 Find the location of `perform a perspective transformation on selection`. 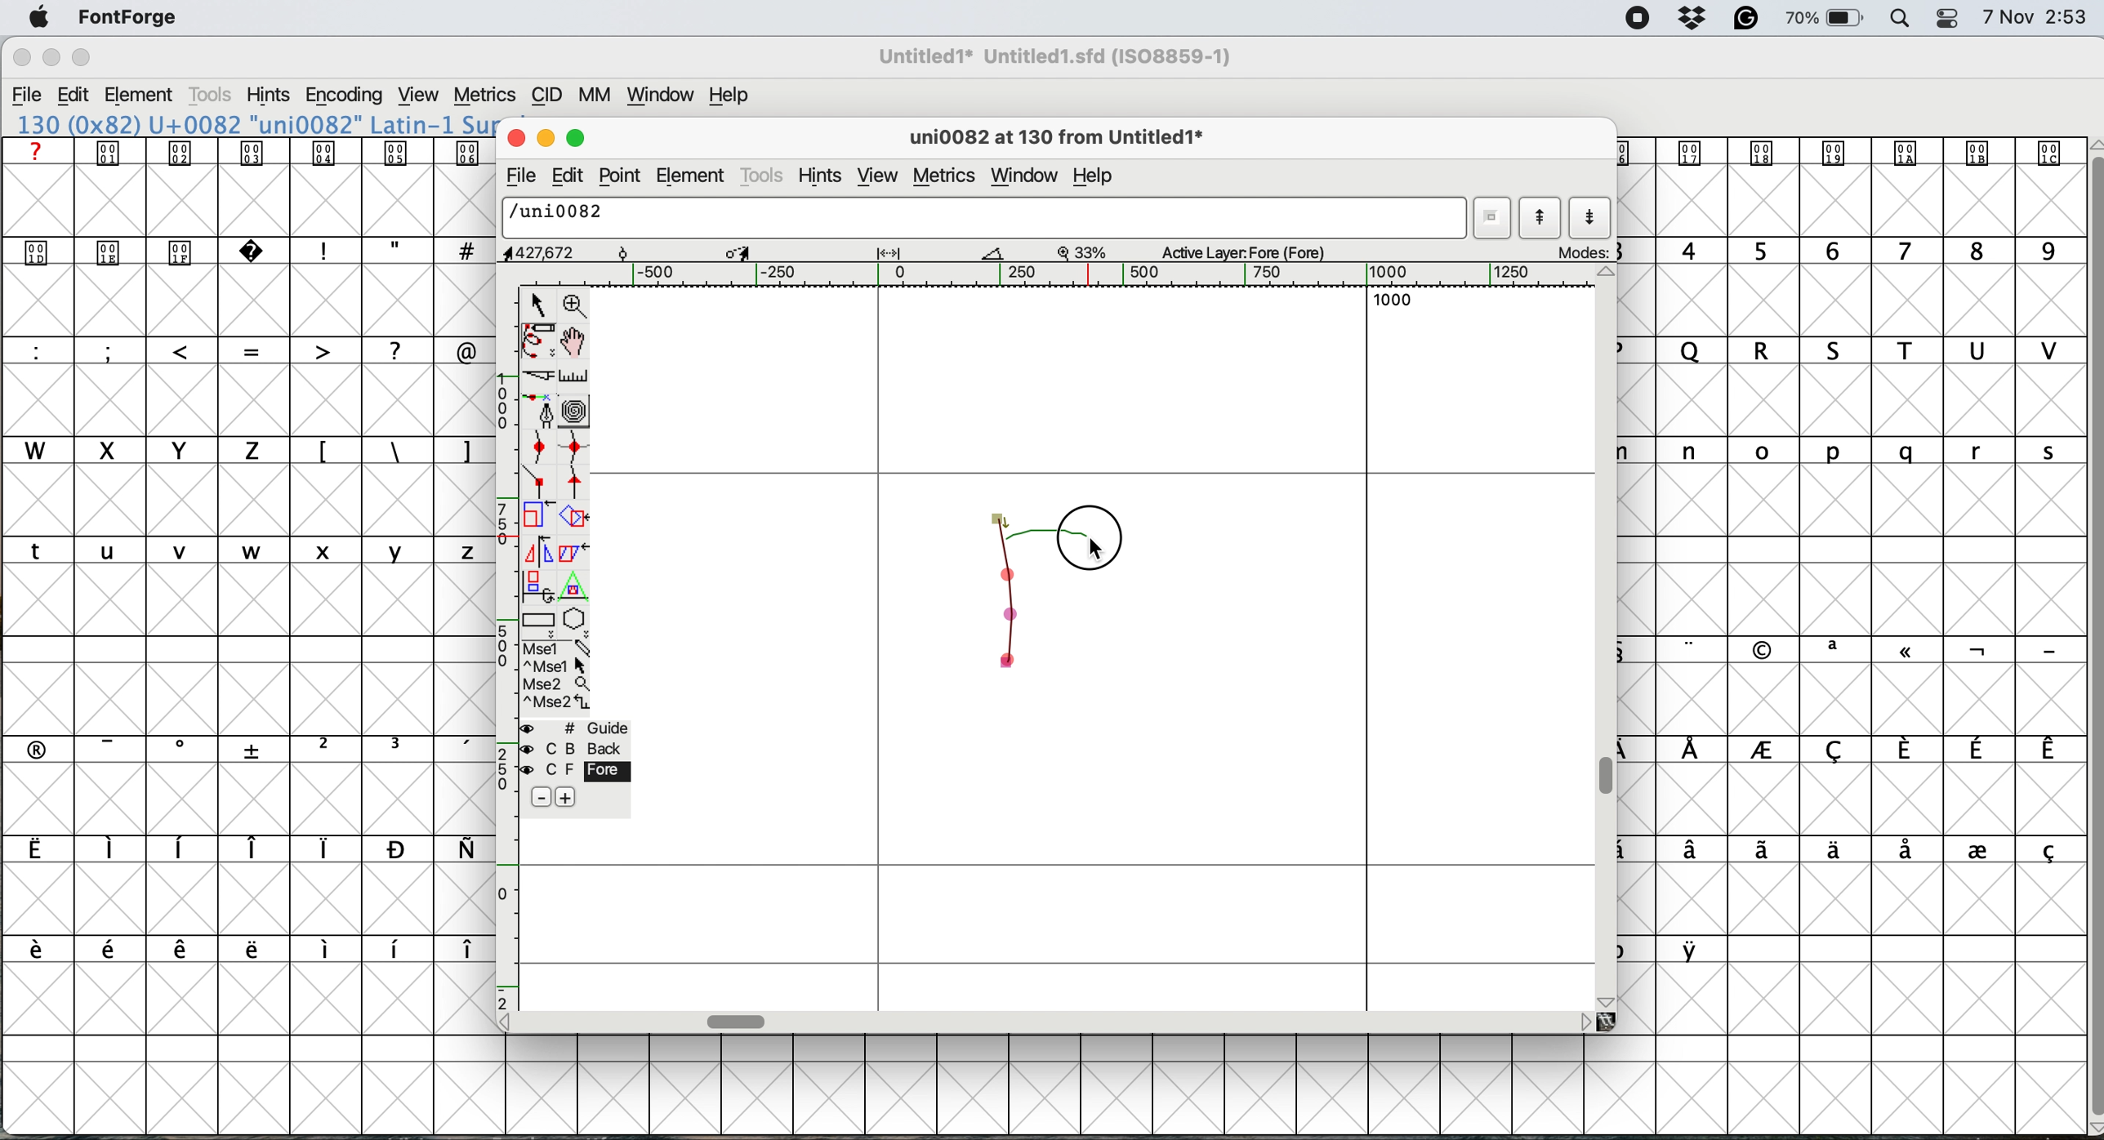

perform a perspective transformation on selection is located at coordinates (577, 590).